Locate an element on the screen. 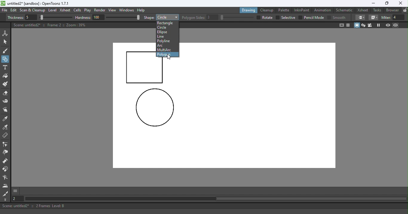  Magnet tool is located at coordinates (6, 169).